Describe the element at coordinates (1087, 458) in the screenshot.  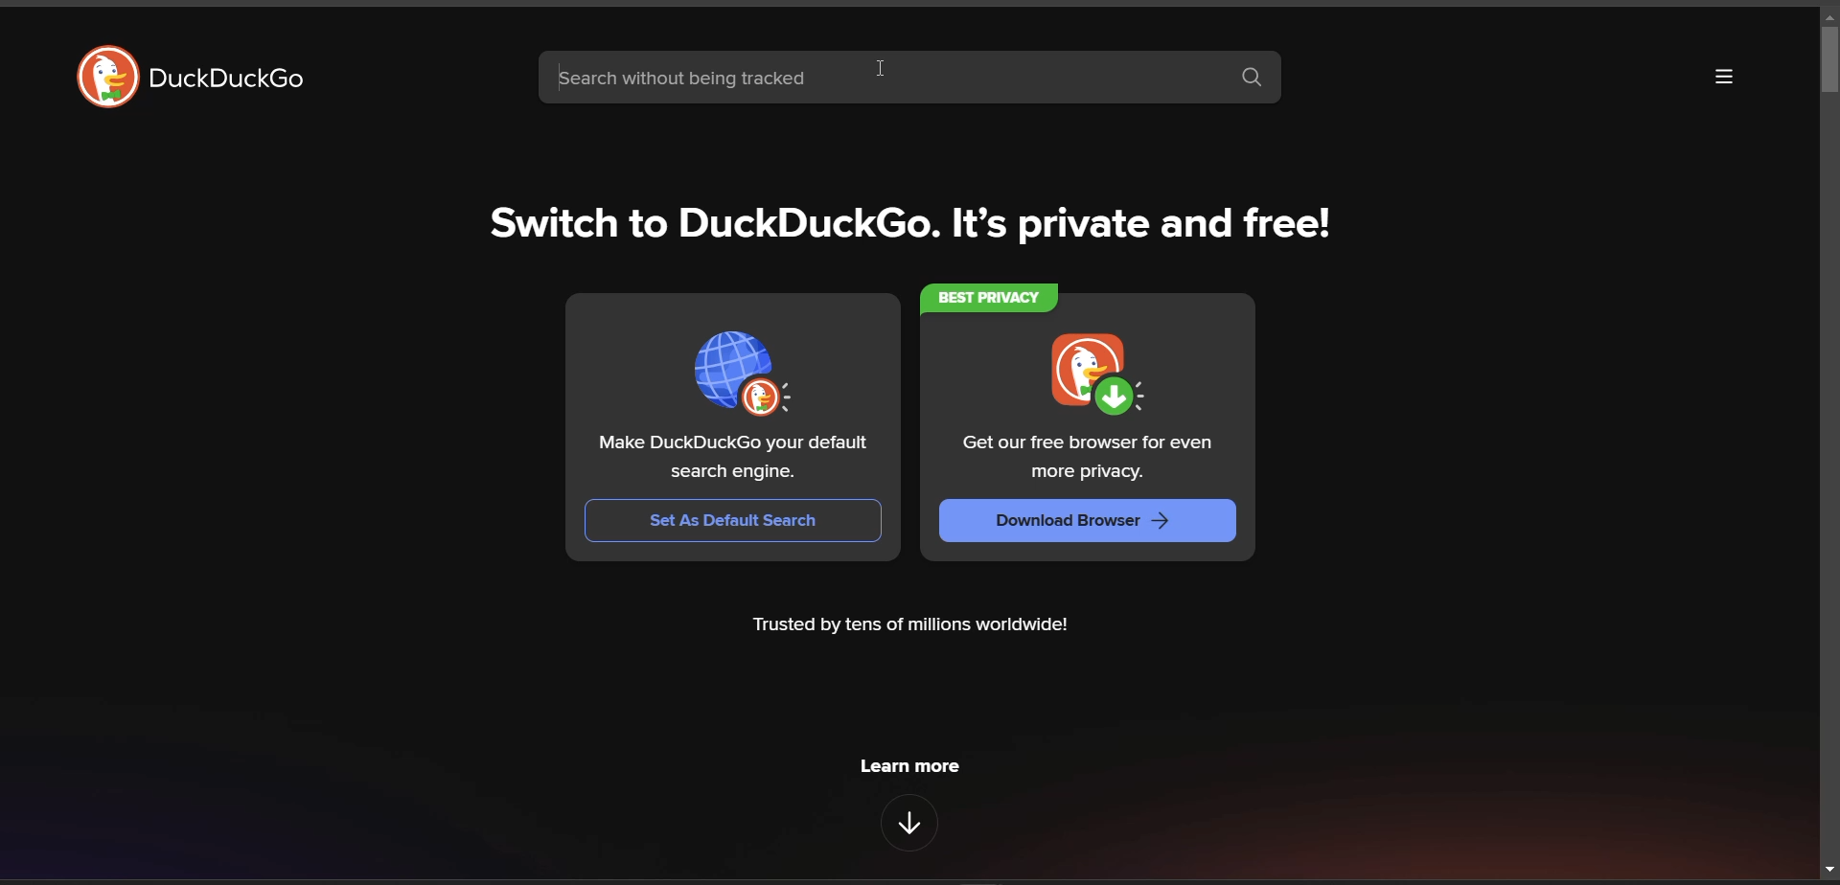
I see `Get our free browser for even more privacy.` at that location.